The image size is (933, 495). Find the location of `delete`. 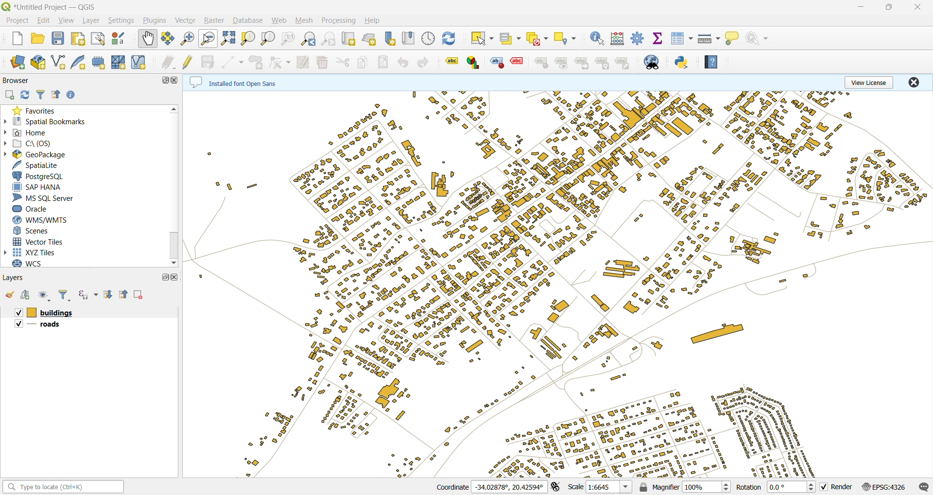

delete is located at coordinates (324, 62).